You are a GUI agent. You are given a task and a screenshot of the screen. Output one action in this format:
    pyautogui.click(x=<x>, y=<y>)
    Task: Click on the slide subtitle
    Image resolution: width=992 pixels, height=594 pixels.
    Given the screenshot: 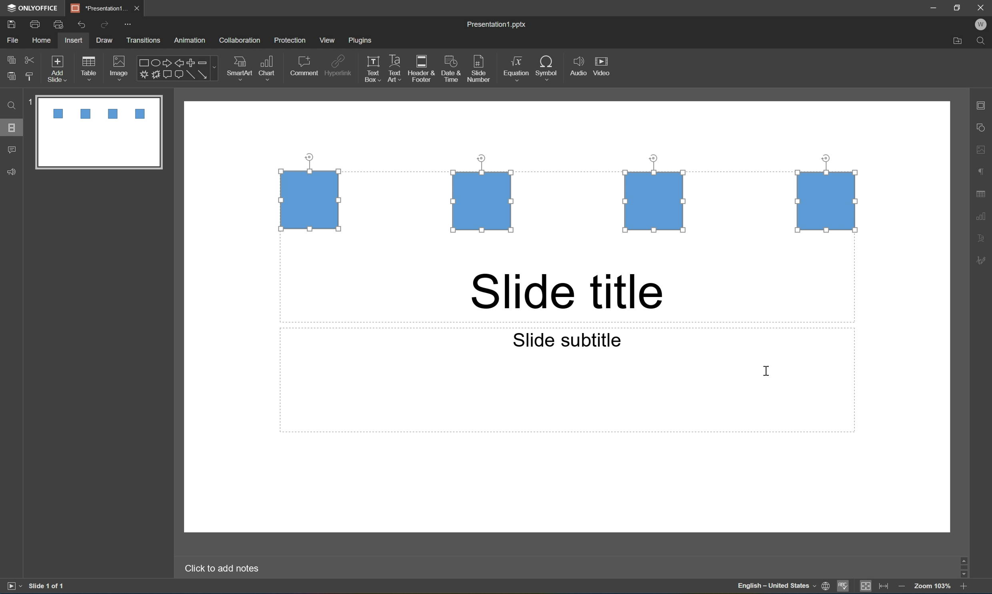 What is the action you would take?
    pyautogui.click(x=566, y=339)
    